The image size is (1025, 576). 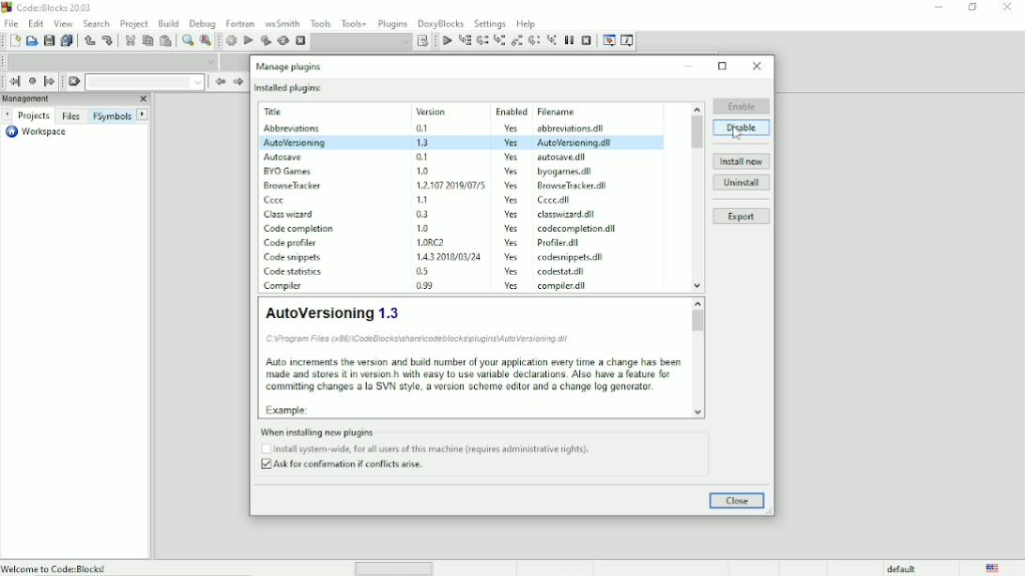 What do you see at coordinates (129, 40) in the screenshot?
I see `Cut` at bounding box center [129, 40].